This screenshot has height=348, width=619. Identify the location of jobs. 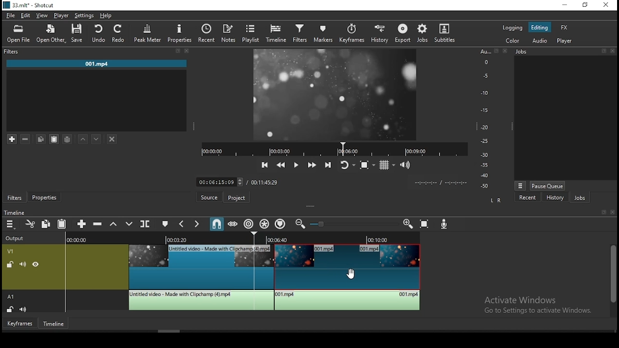
(425, 33).